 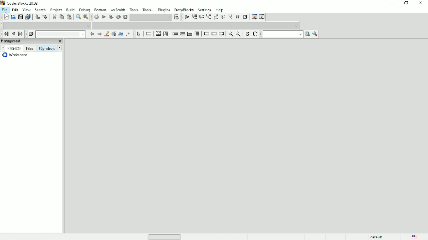 I want to click on FSymbols, so click(x=47, y=48).